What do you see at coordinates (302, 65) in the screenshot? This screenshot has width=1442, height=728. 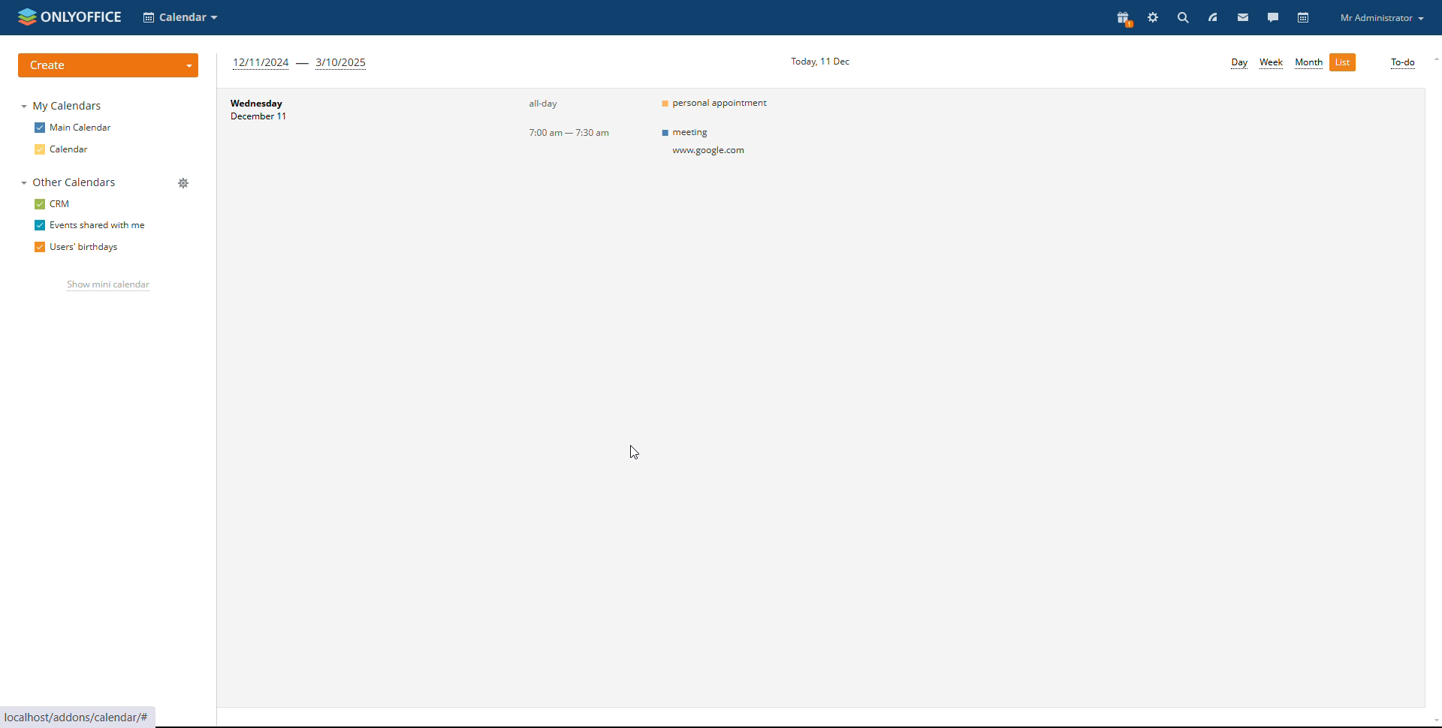 I see `next three months` at bounding box center [302, 65].